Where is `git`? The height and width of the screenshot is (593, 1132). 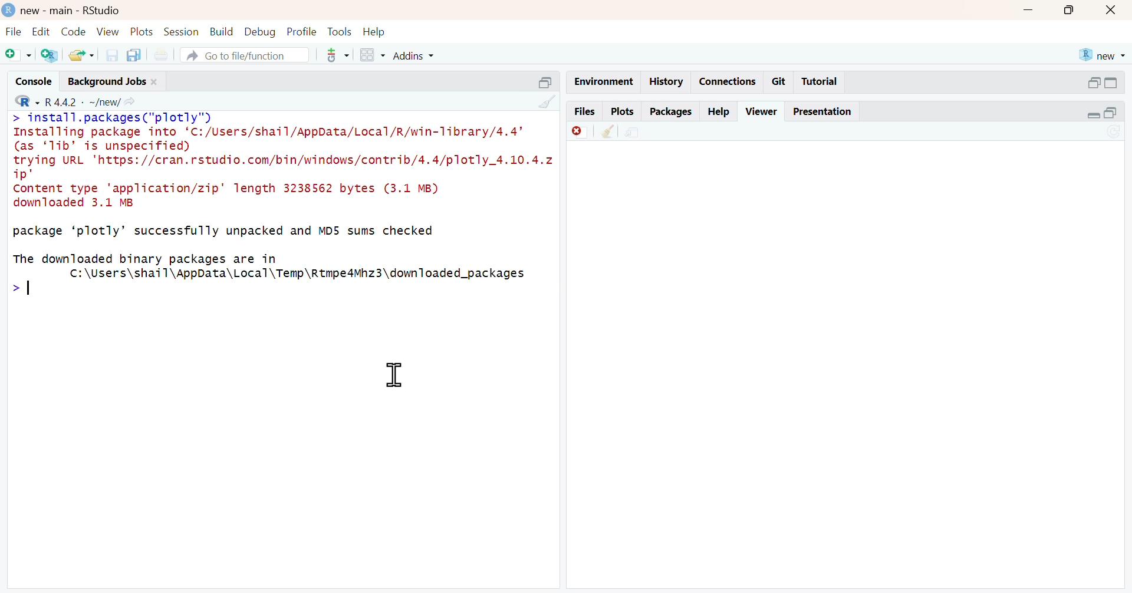 git is located at coordinates (779, 82).